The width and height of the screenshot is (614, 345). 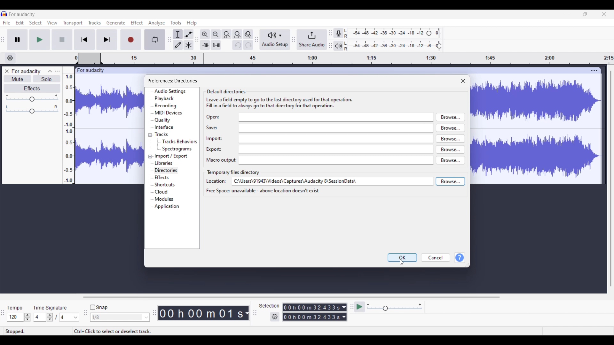 What do you see at coordinates (22, 14) in the screenshot?
I see `Project name` at bounding box center [22, 14].